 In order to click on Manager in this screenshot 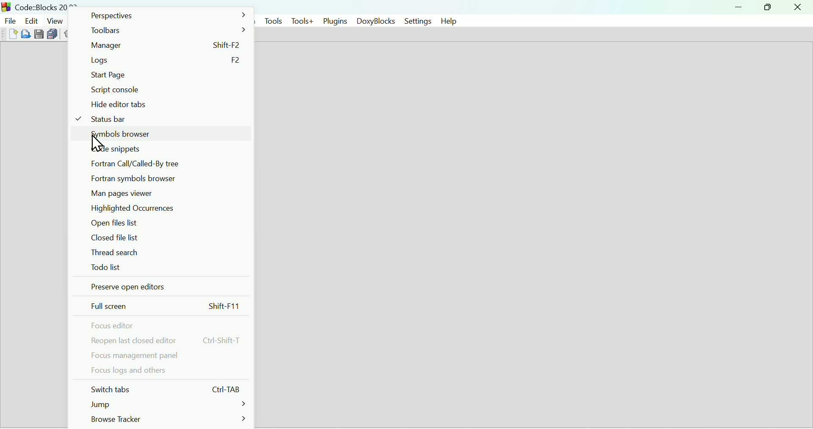, I will do `click(166, 45)`.